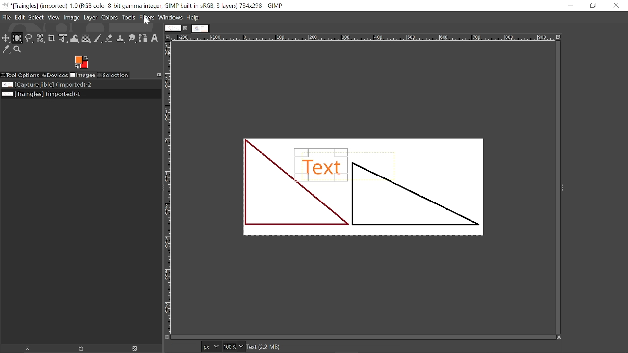  Describe the element at coordinates (18, 49) in the screenshot. I see `Zoom tool` at that location.